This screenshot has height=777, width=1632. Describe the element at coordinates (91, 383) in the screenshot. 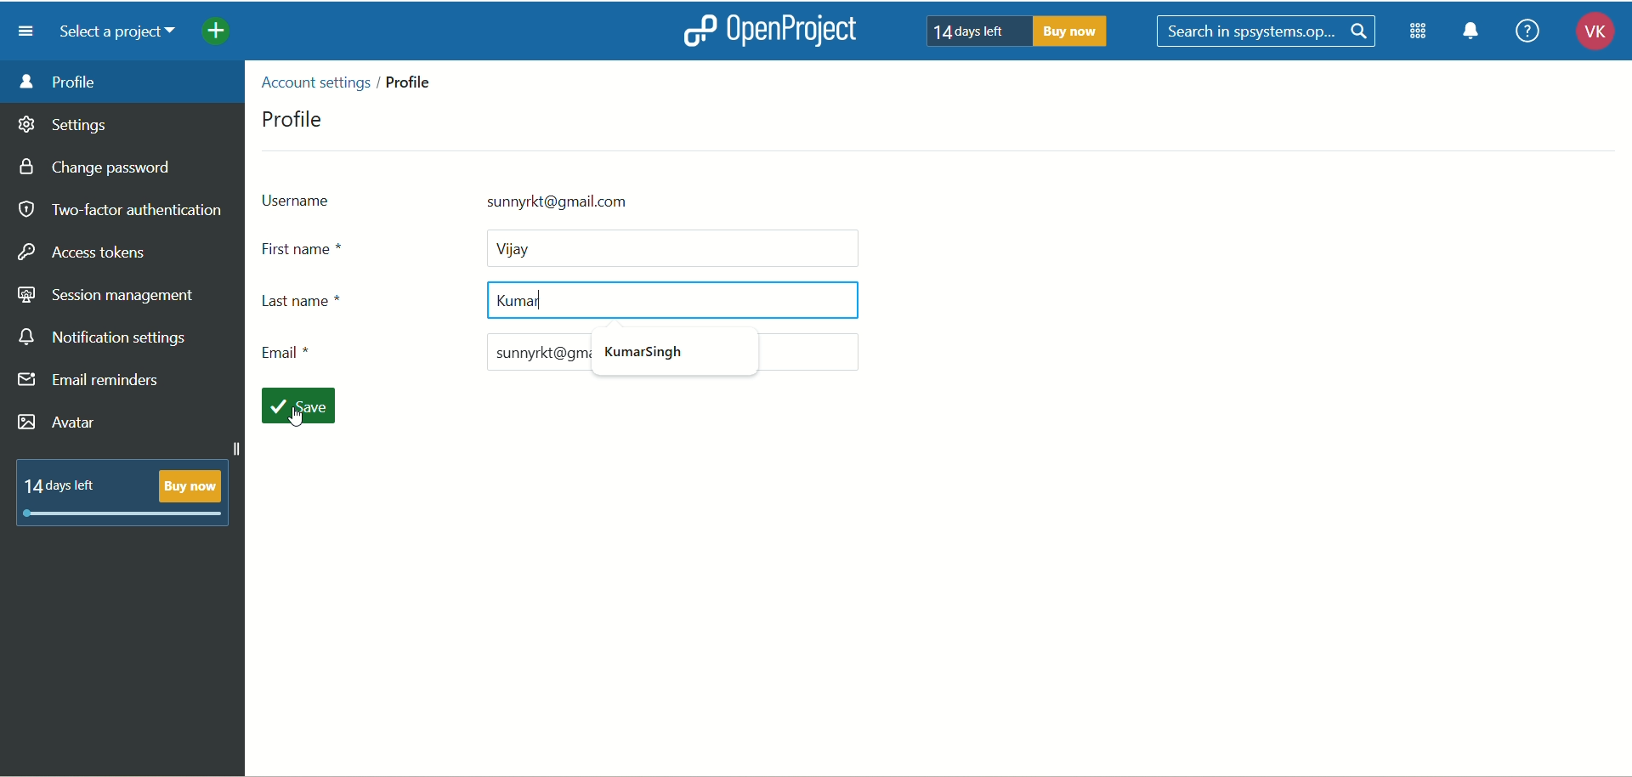

I see `email reminders` at that location.